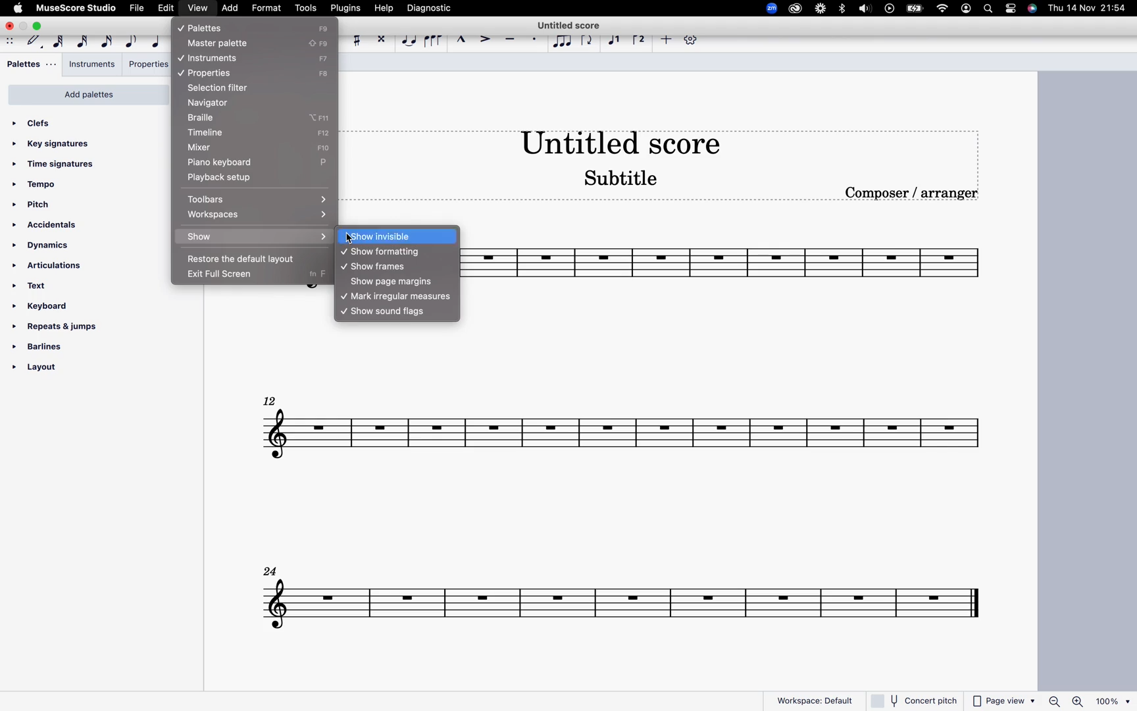  Describe the element at coordinates (81, 42) in the screenshot. I see `32nd note` at that location.